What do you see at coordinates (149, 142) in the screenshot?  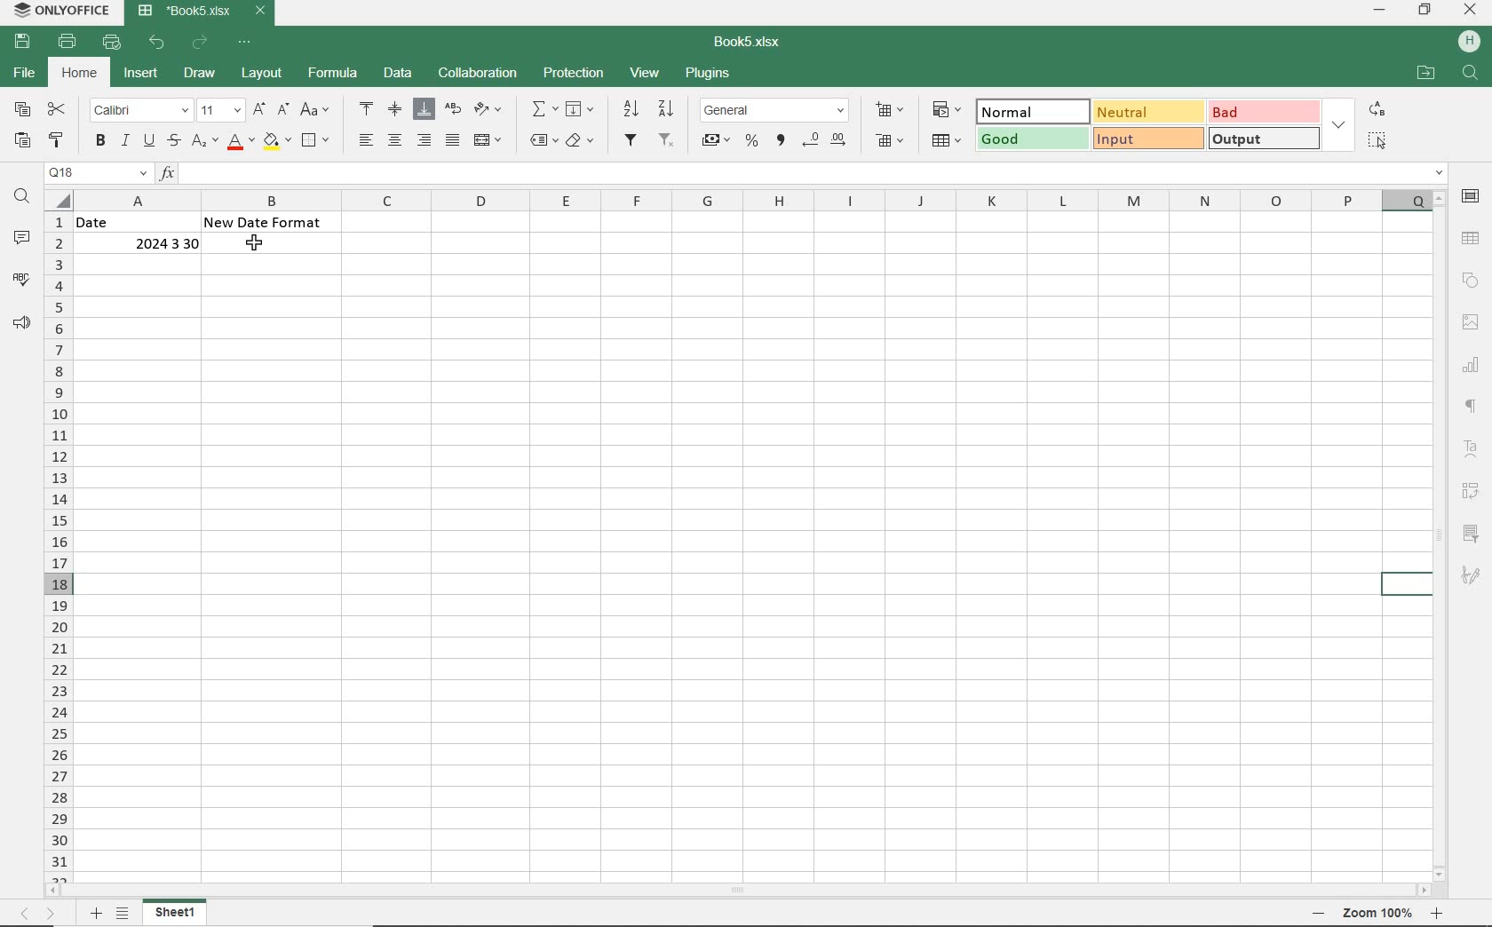 I see `UNDERLINE` at bounding box center [149, 142].